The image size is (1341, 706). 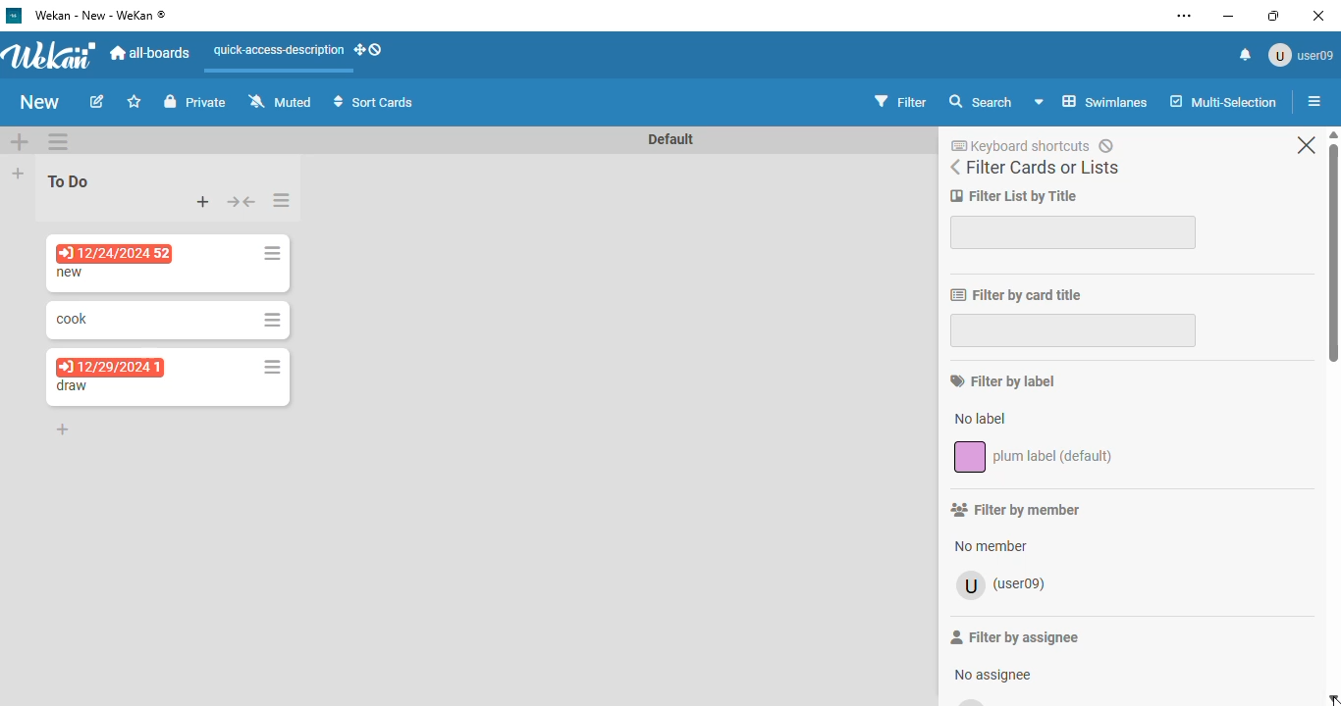 What do you see at coordinates (1229, 16) in the screenshot?
I see `minimize` at bounding box center [1229, 16].